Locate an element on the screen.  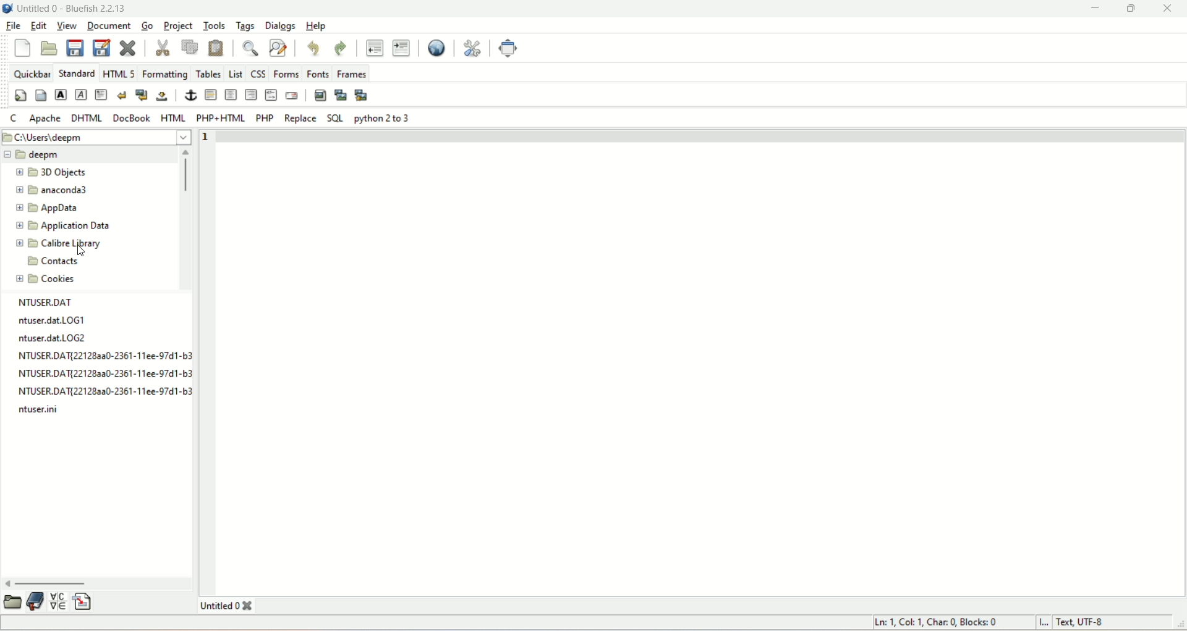
cut is located at coordinates (163, 46).